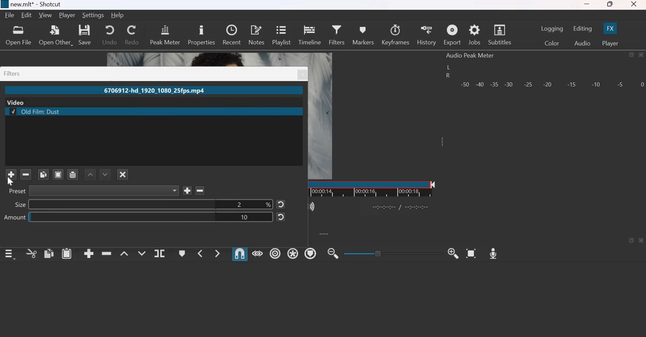  Describe the element at coordinates (402, 208) in the screenshot. I see `in point` at that location.